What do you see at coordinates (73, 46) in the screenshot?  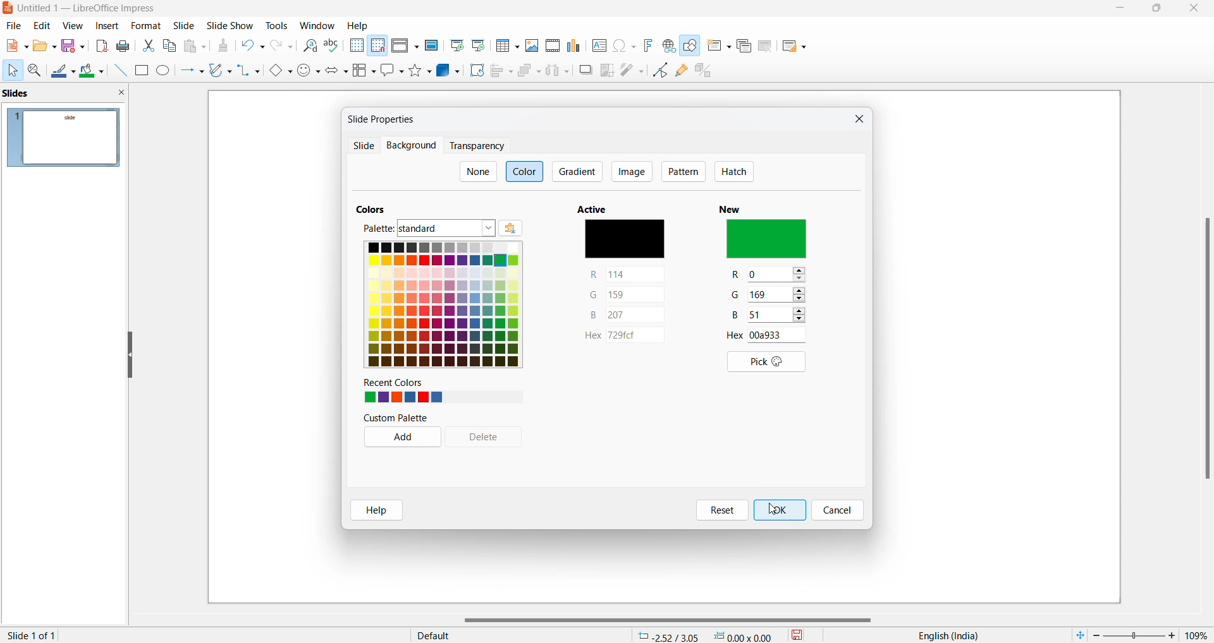 I see `save option` at bounding box center [73, 46].